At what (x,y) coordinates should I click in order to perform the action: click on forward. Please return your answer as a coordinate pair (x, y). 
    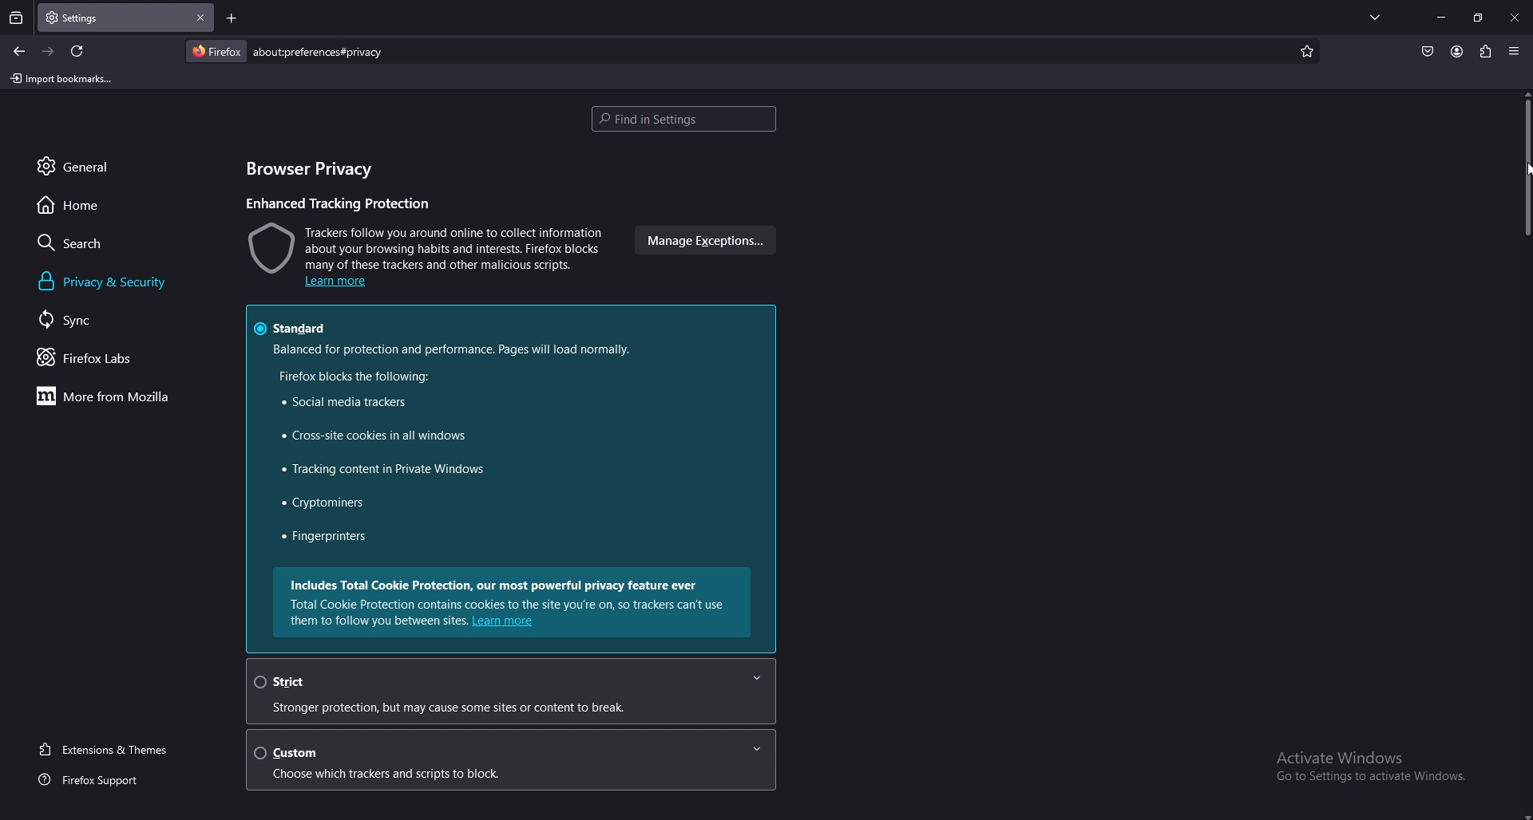
    Looking at the image, I should click on (50, 52).